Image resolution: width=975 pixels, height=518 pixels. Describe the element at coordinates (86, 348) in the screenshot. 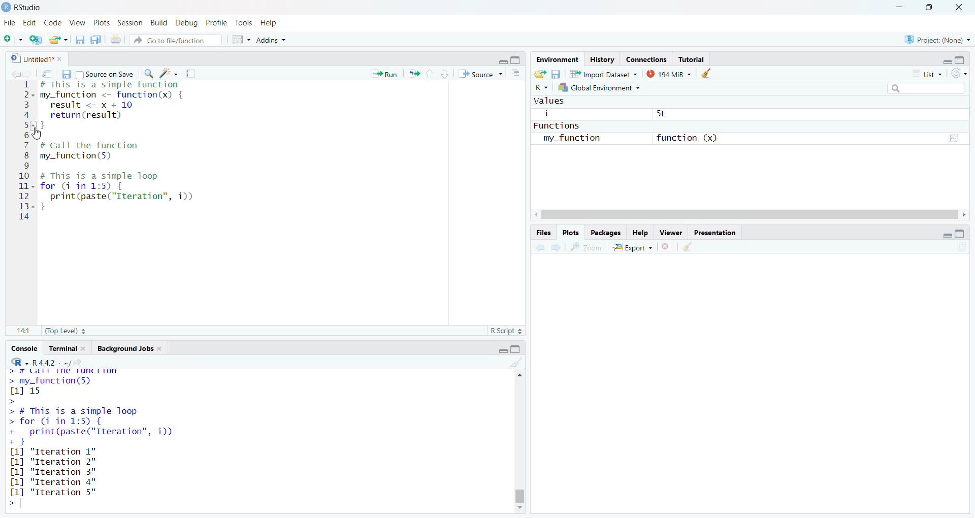

I see `close ` at that location.